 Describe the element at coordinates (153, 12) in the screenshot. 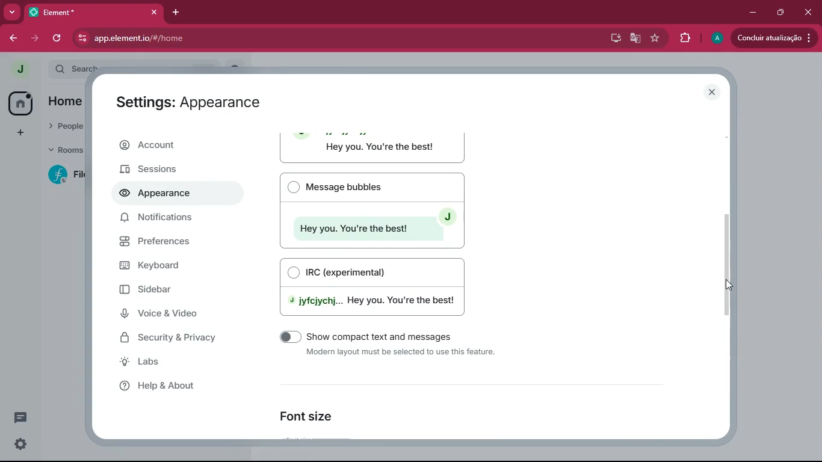

I see `close` at that location.